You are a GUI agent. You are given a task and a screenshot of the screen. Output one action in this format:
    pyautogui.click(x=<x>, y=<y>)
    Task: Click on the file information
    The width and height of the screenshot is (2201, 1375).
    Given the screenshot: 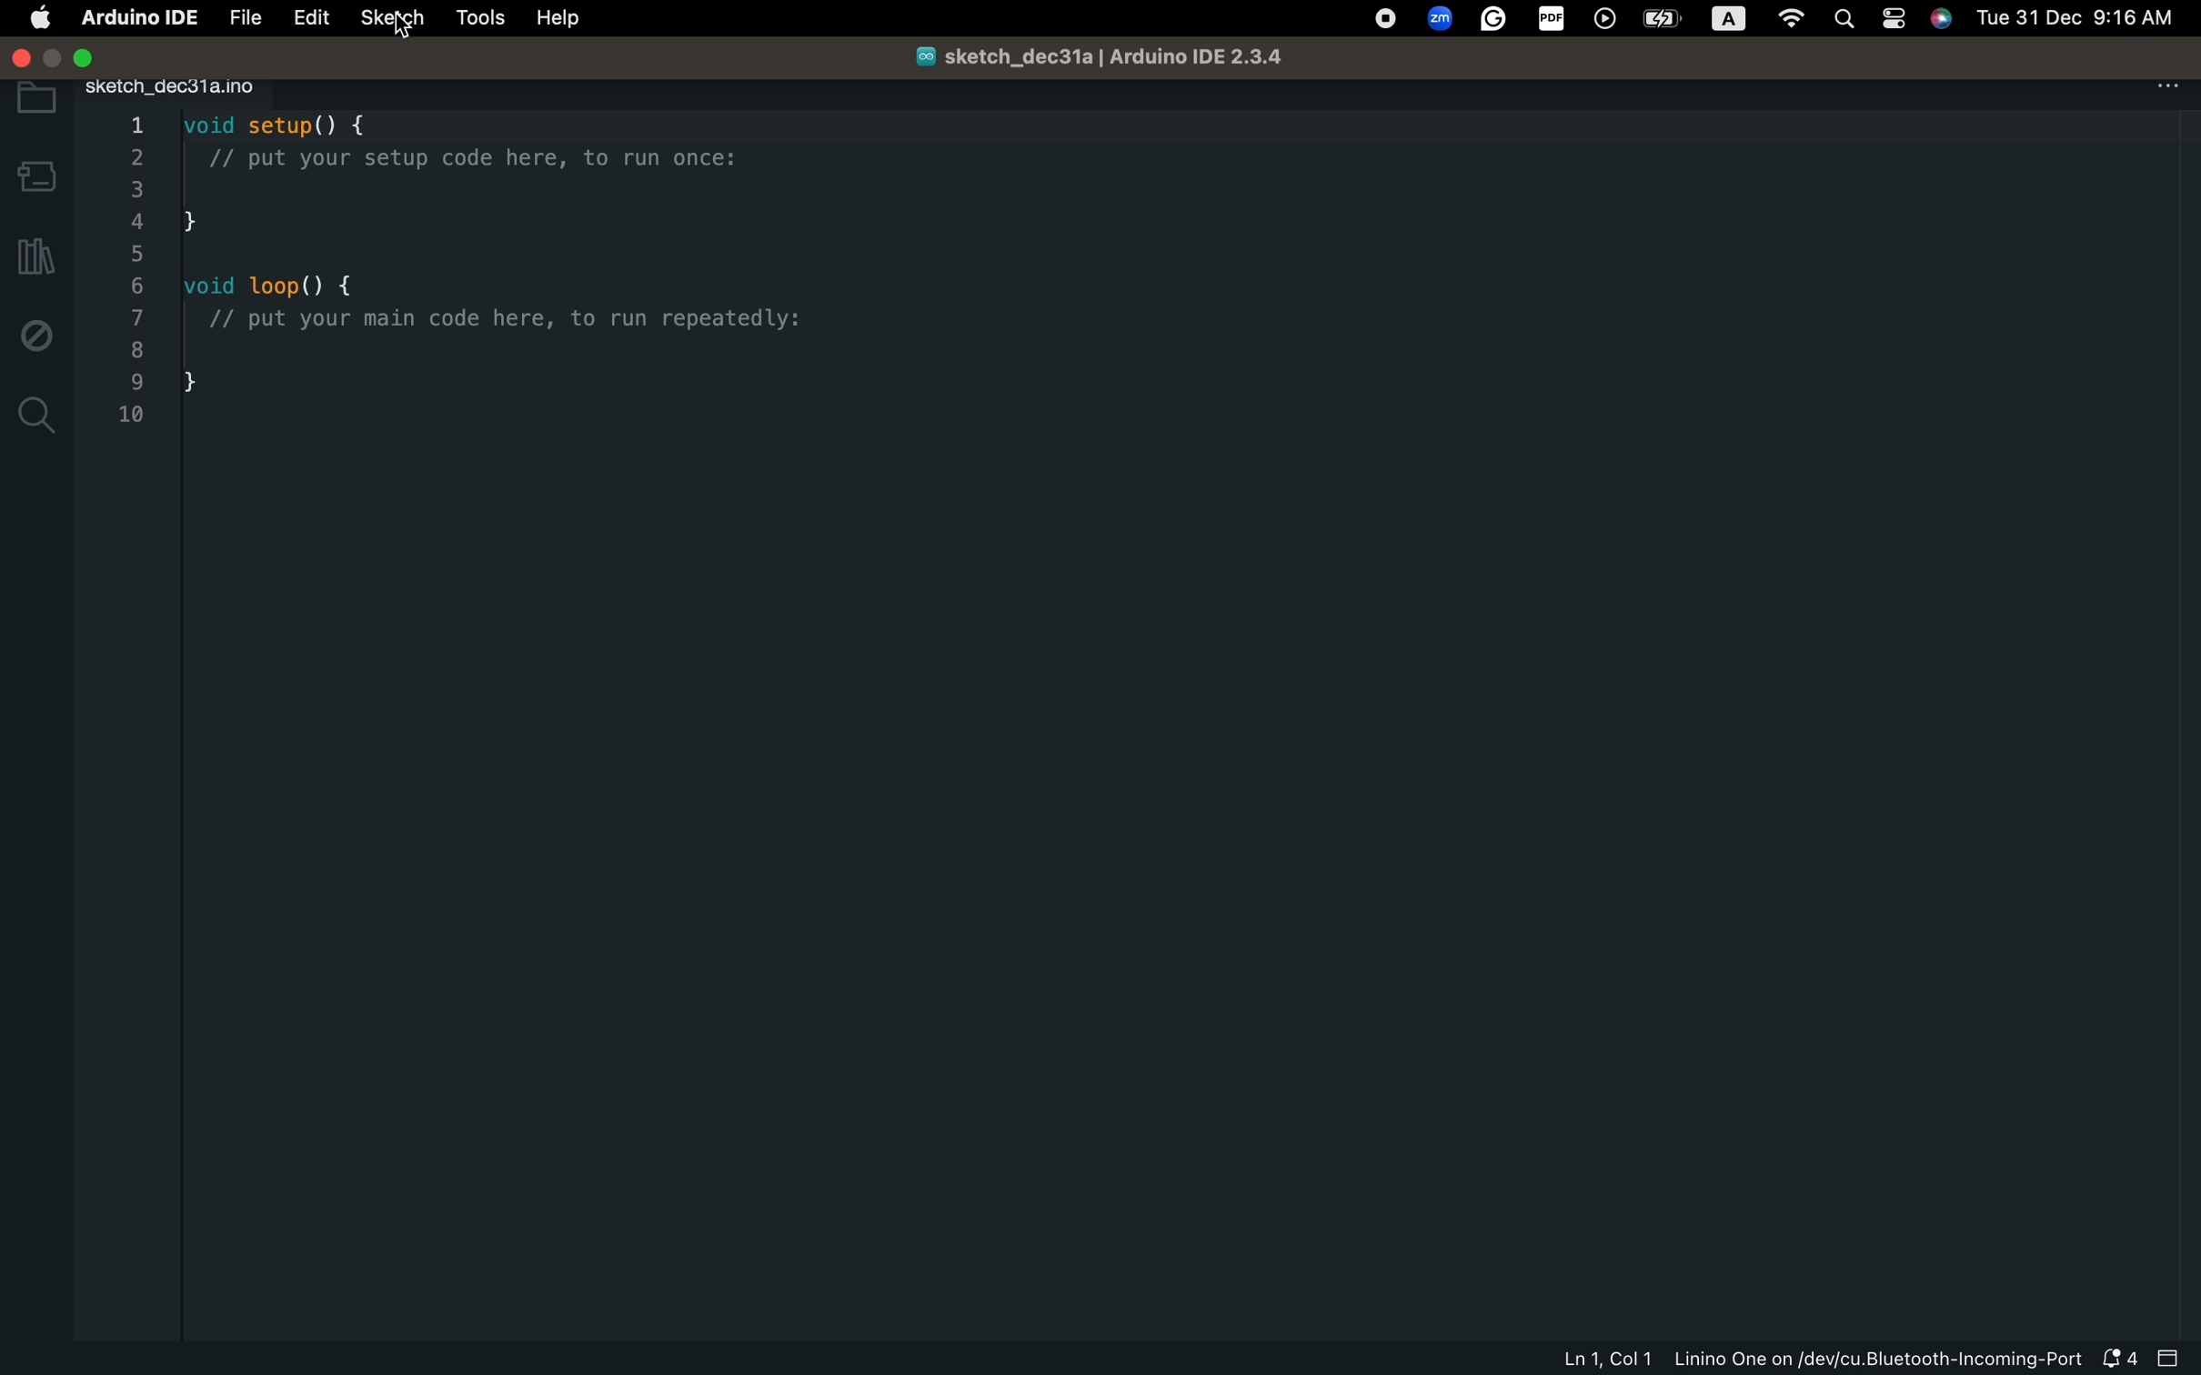 What is the action you would take?
    pyautogui.click(x=1812, y=1360)
    